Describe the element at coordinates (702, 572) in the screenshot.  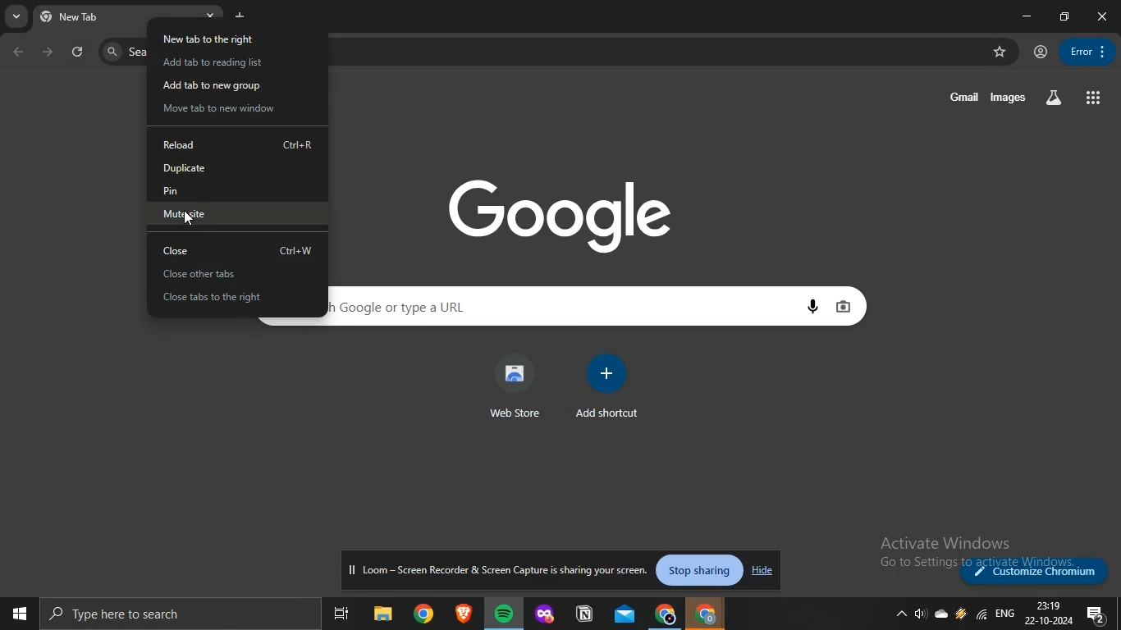
I see `Stop sharing` at that location.